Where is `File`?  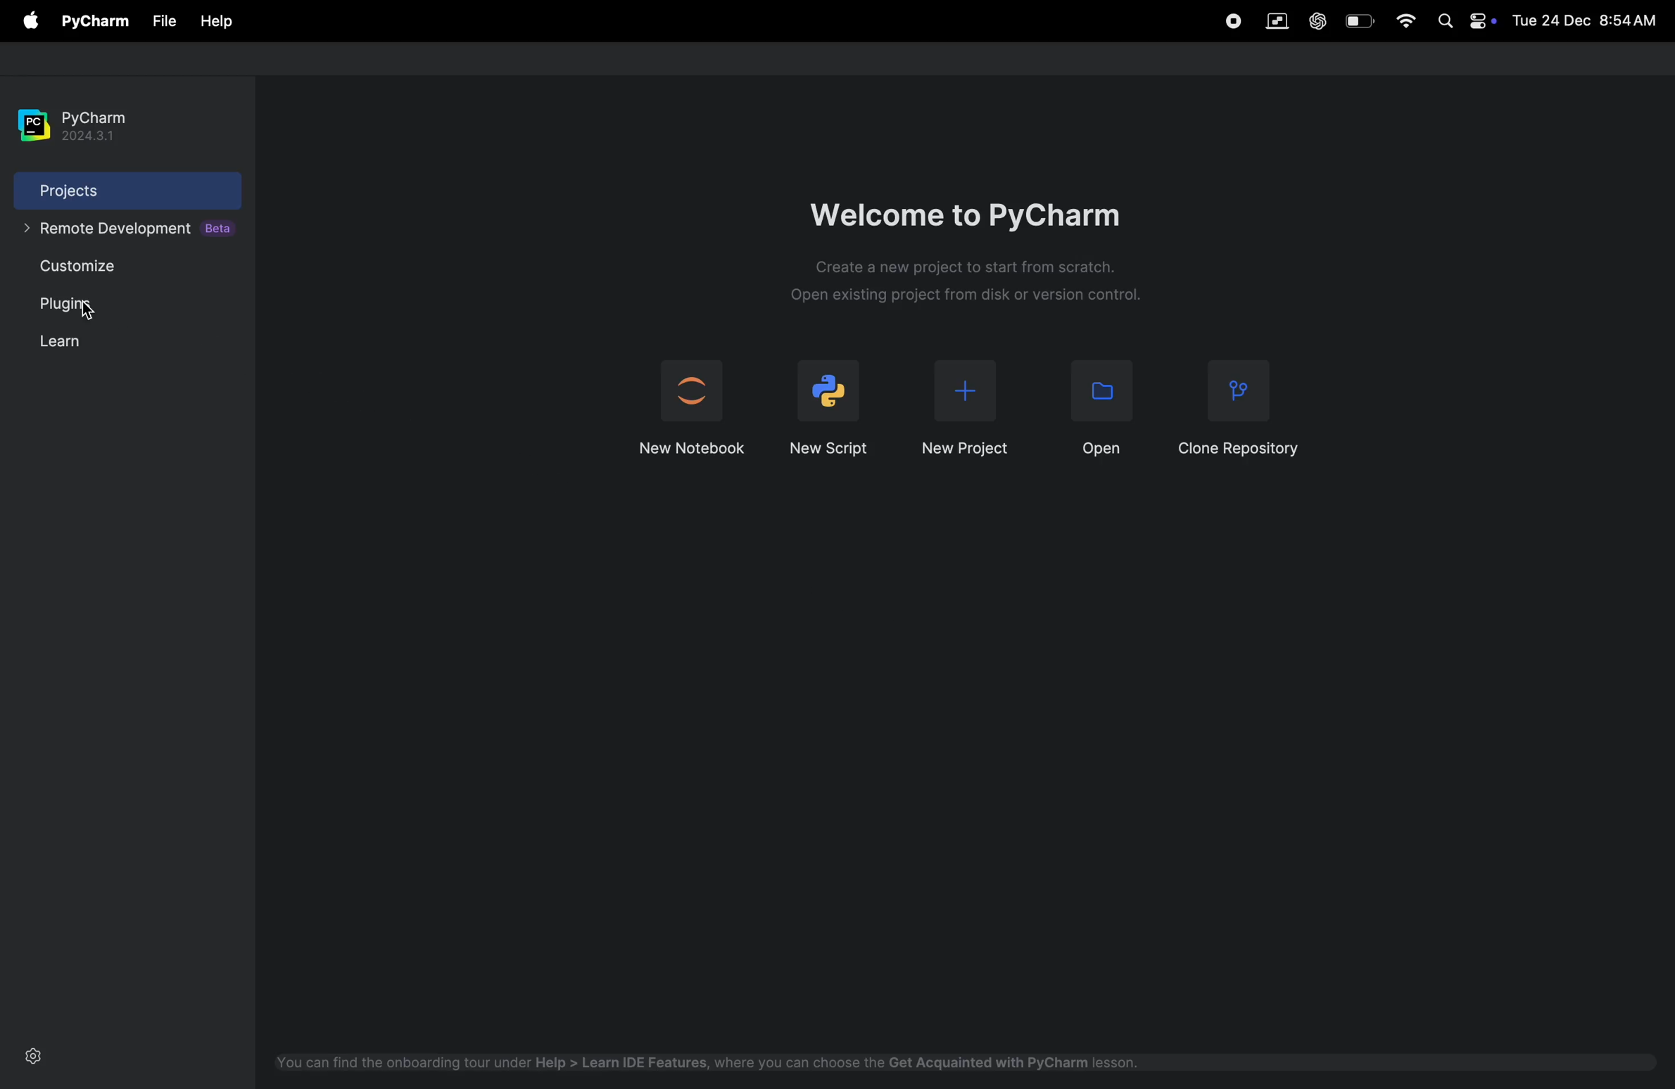
File is located at coordinates (163, 23).